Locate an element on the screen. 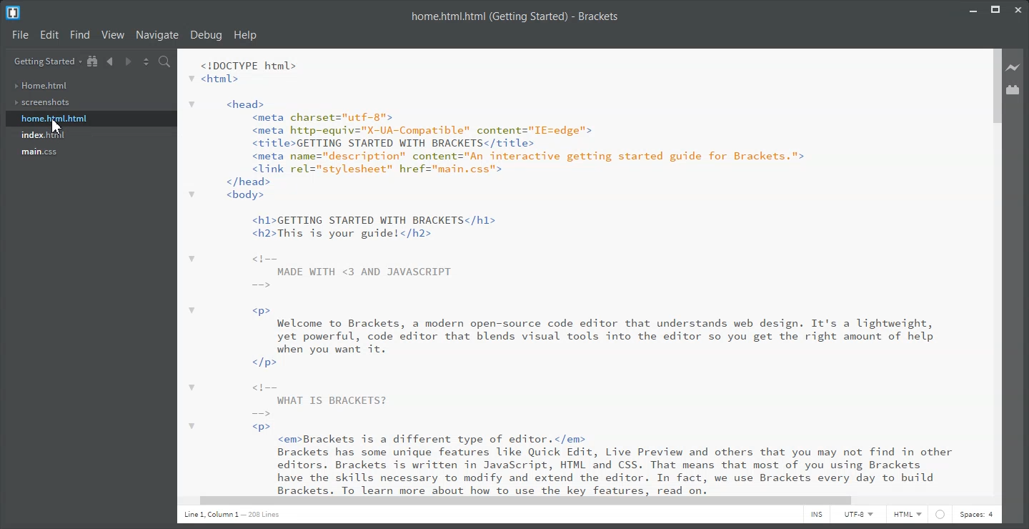  cursor is located at coordinates (56, 129).